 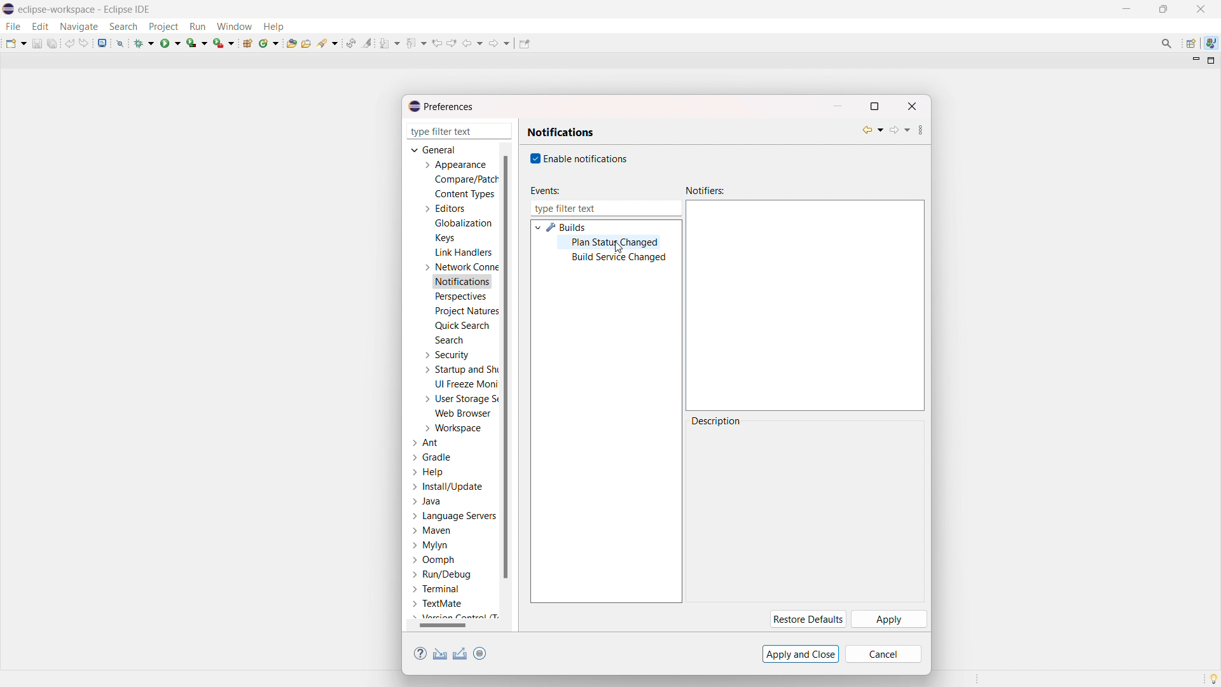 I want to click on workspace, so click(x=452, y=428).